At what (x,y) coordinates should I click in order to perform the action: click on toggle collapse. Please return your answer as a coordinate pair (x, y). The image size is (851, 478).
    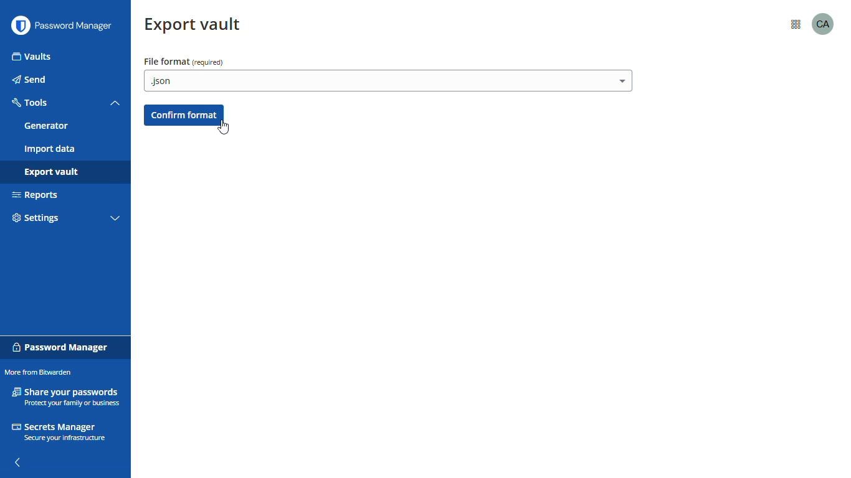
    Looking at the image, I should click on (115, 103).